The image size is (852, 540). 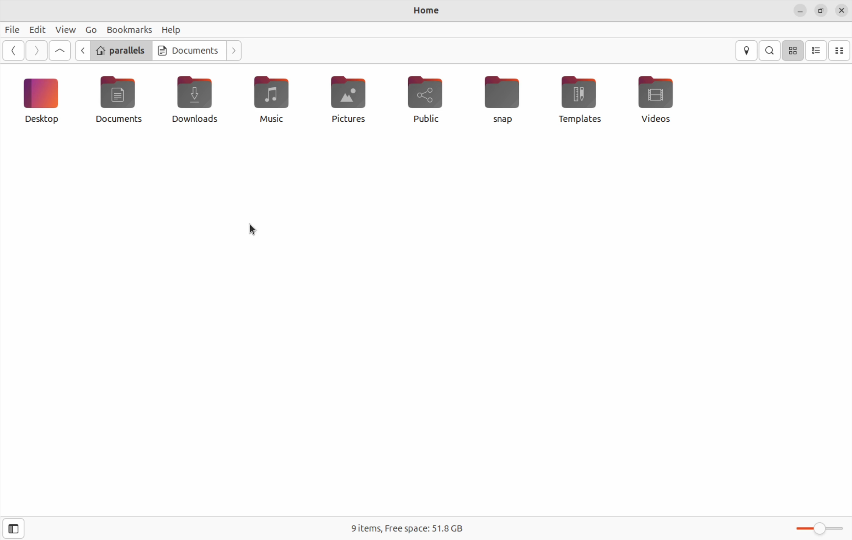 I want to click on previous, so click(x=12, y=50).